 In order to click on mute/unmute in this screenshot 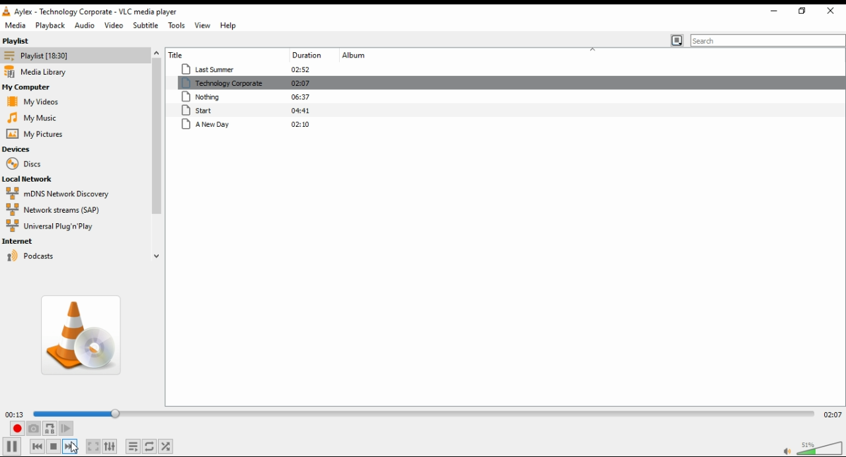, I will do `click(783, 450)`.